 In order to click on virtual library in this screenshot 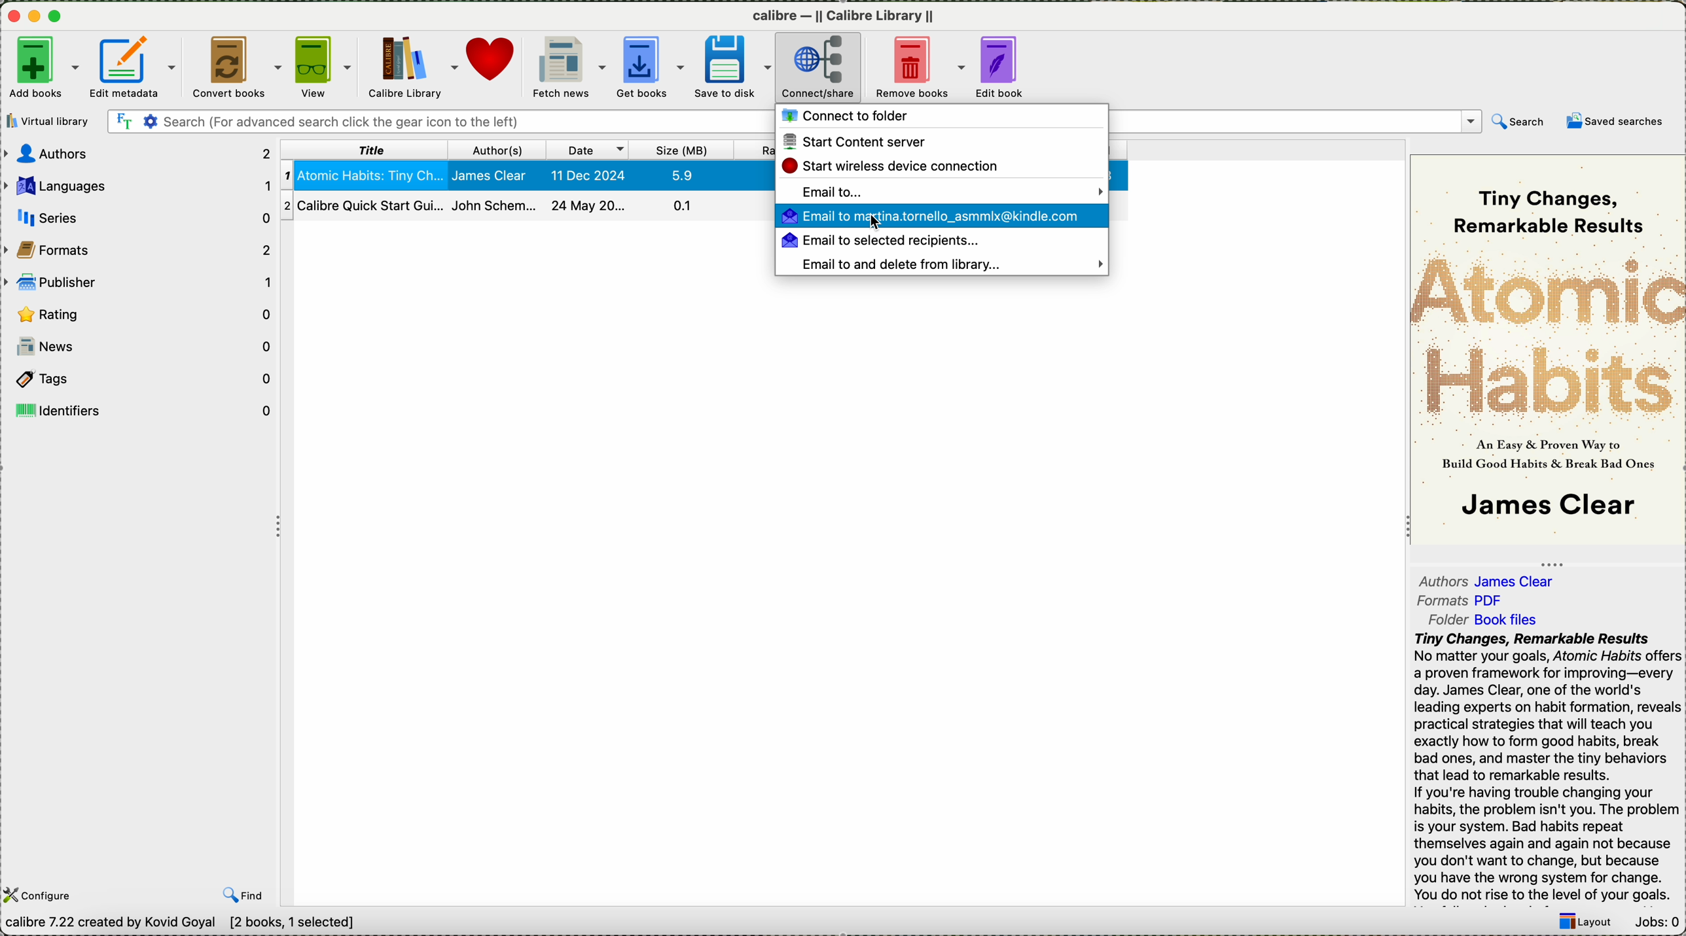, I will do `click(48, 121)`.